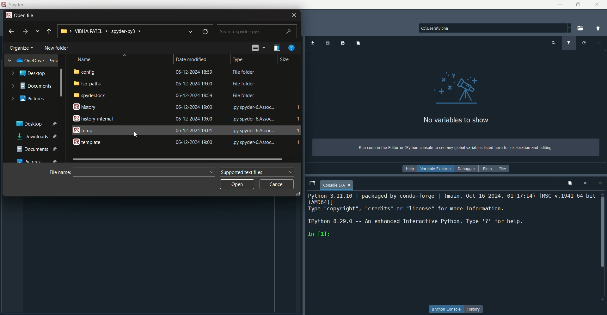  I want to click on filter variable, so click(569, 43).